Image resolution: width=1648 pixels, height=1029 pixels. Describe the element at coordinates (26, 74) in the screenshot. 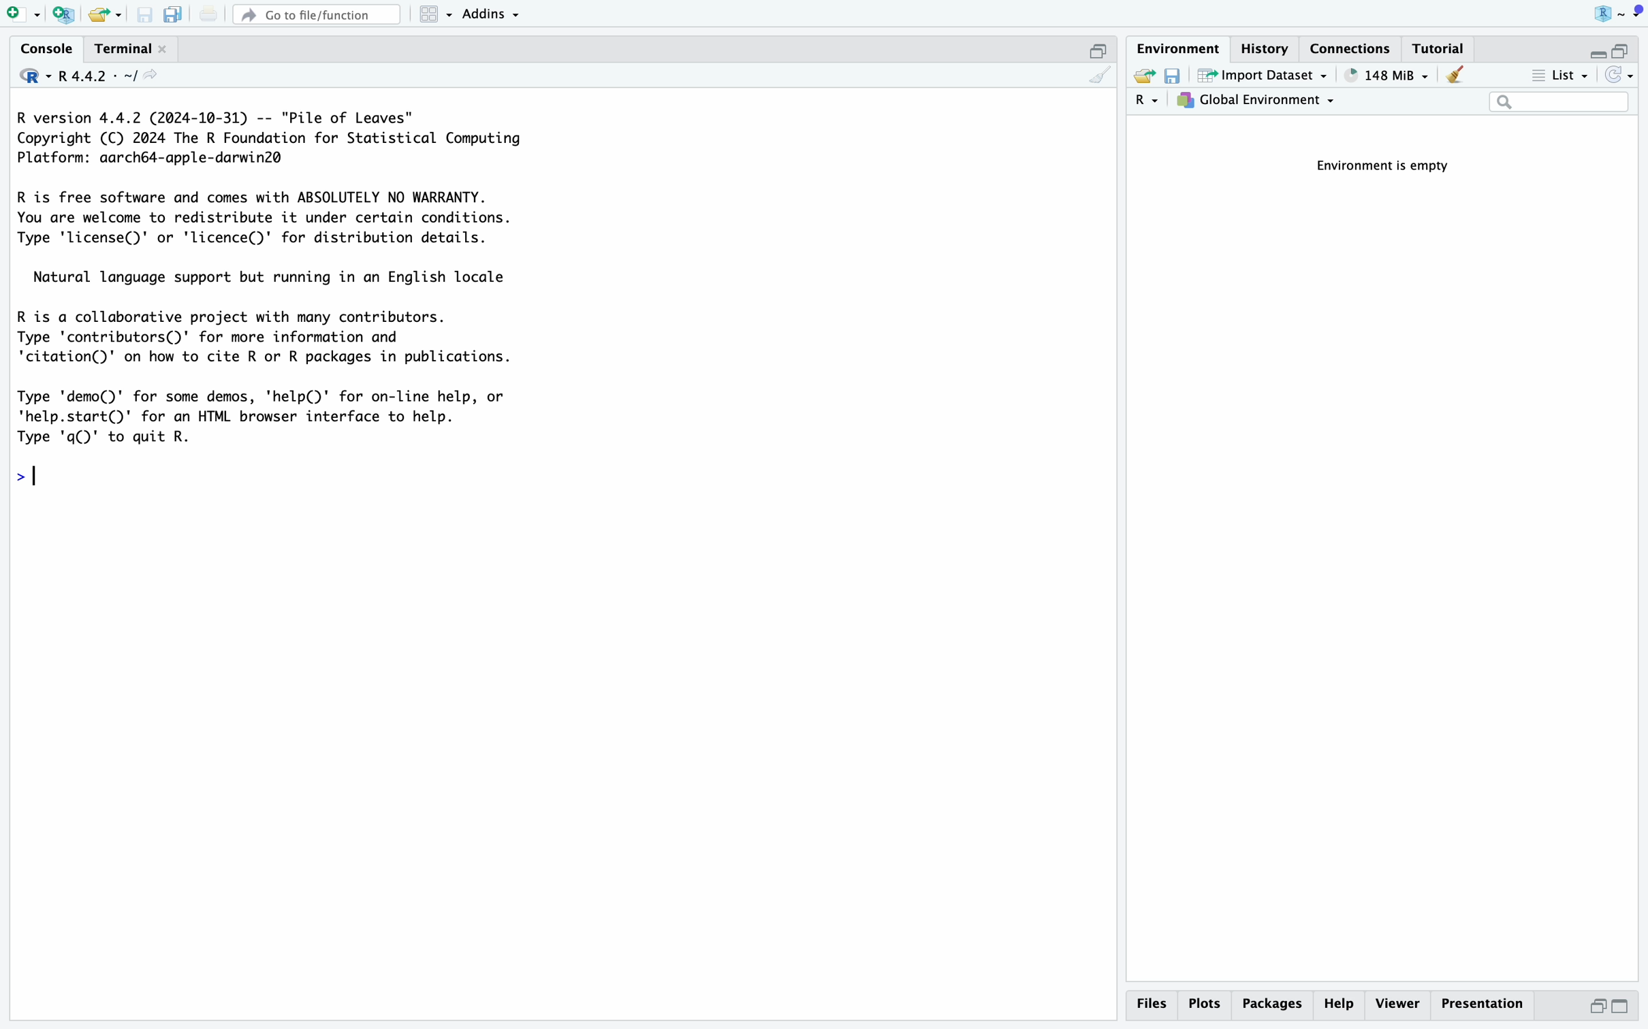

I see `language select` at that location.